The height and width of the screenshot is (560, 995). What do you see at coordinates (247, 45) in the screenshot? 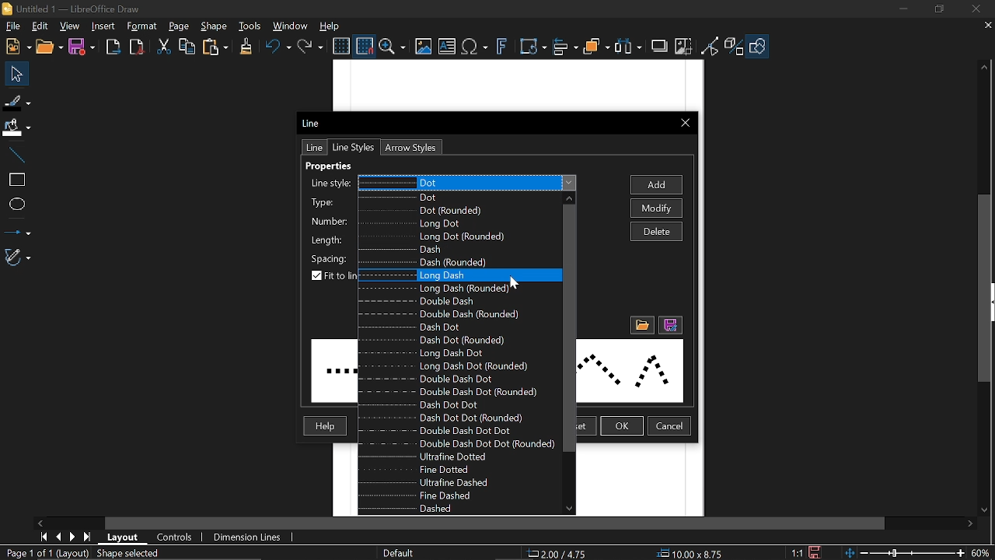
I see `CLone` at bounding box center [247, 45].